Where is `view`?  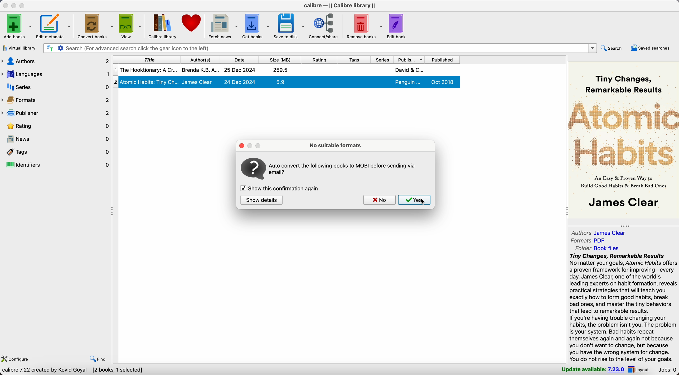
view is located at coordinates (131, 26).